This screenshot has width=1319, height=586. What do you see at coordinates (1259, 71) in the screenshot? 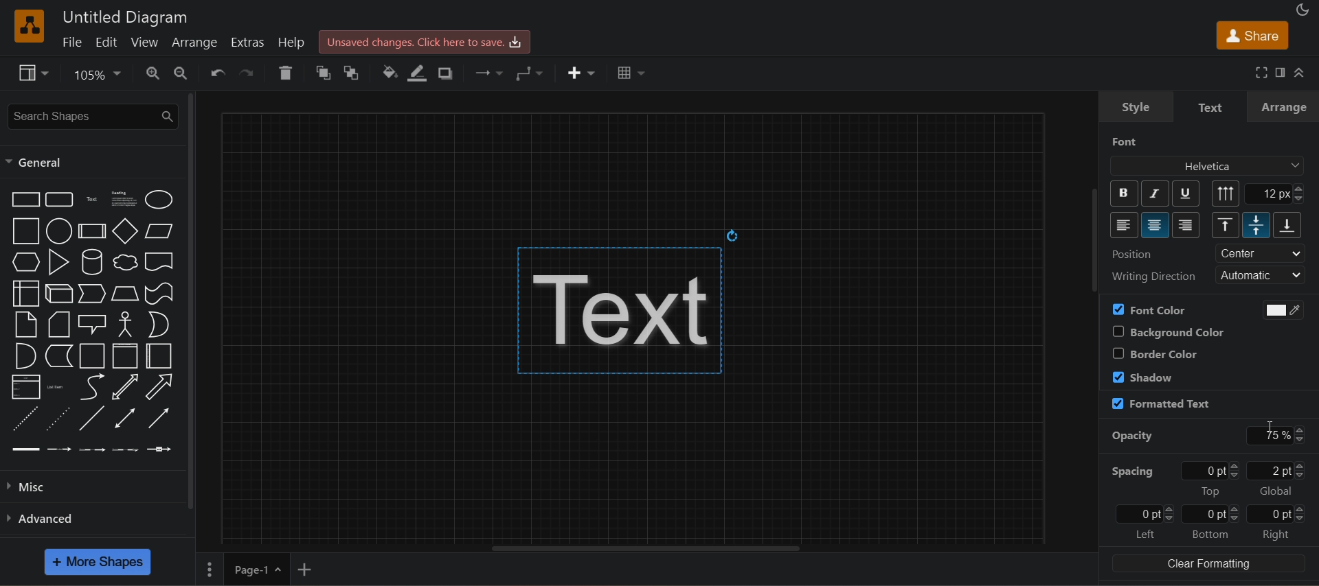
I see `fullscreen` at bounding box center [1259, 71].